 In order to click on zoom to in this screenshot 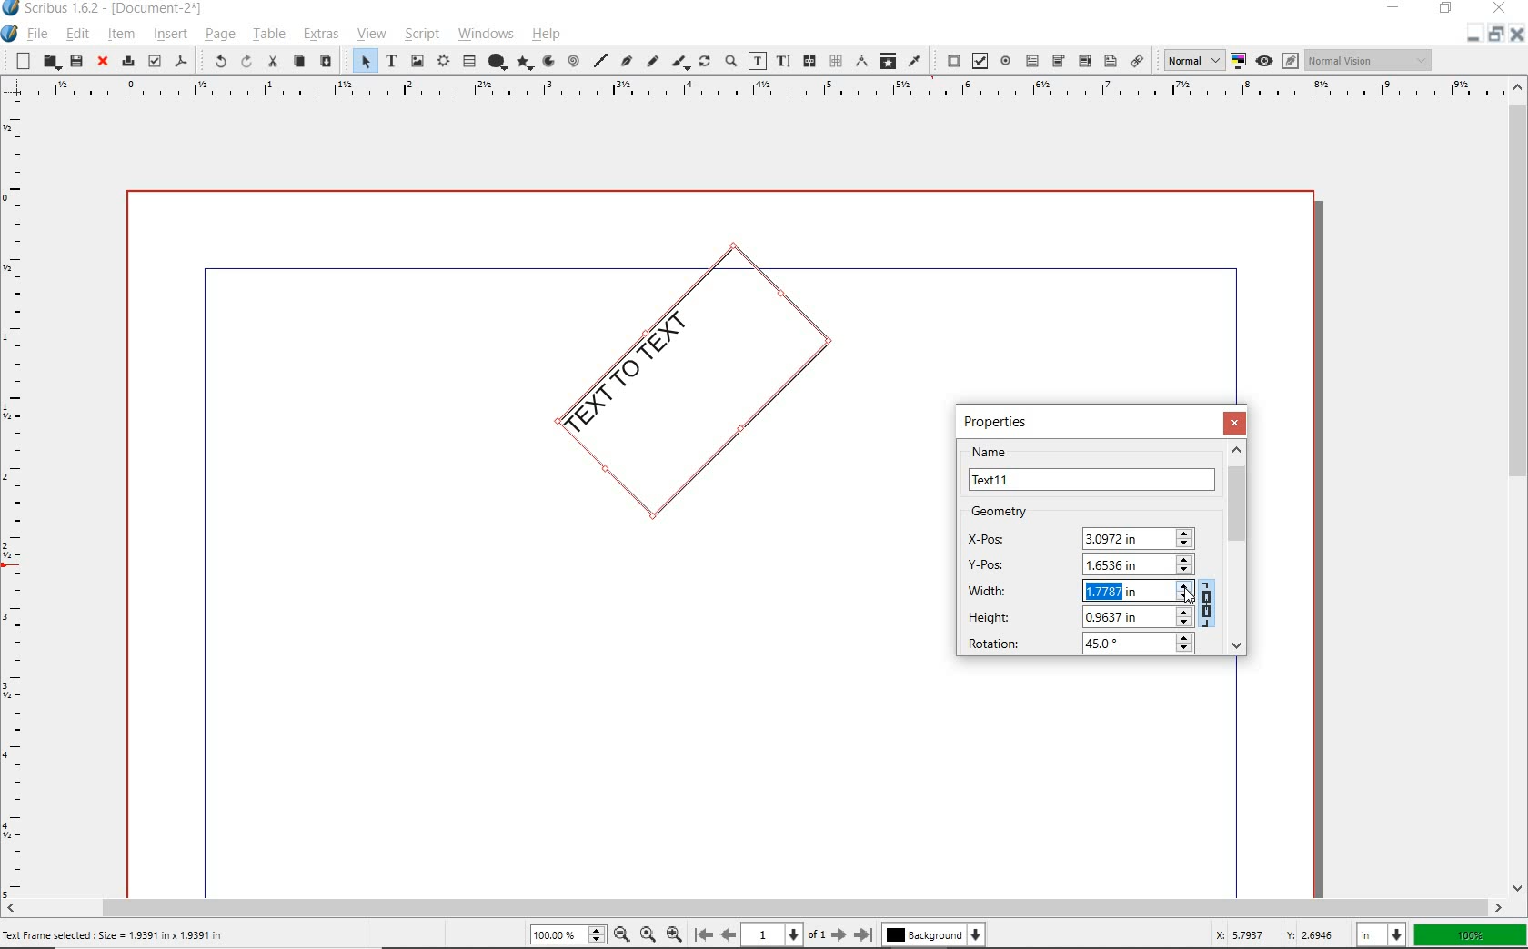, I will do `click(651, 934)`.